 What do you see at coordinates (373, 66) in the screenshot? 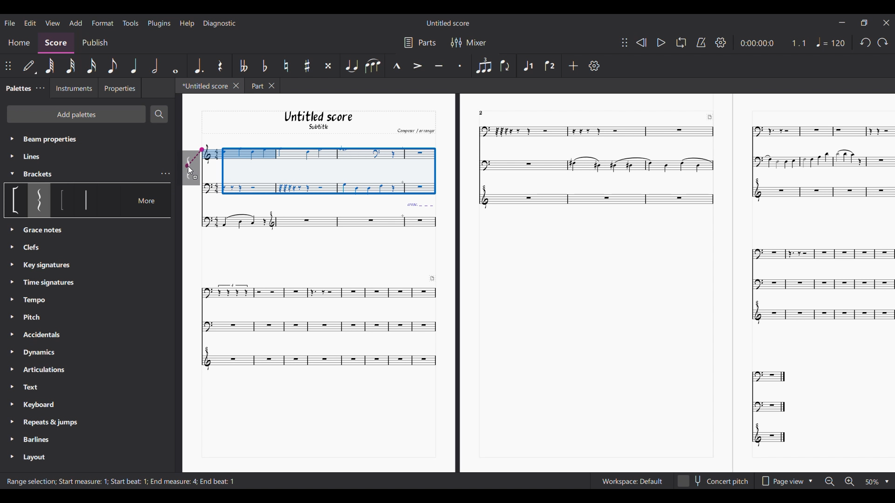
I see `Slur` at bounding box center [373, 66].